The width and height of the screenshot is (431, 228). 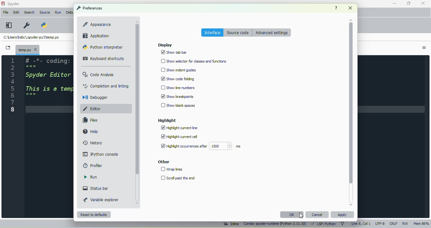 I want to click on advanced settings, so click(x=272, y=32).